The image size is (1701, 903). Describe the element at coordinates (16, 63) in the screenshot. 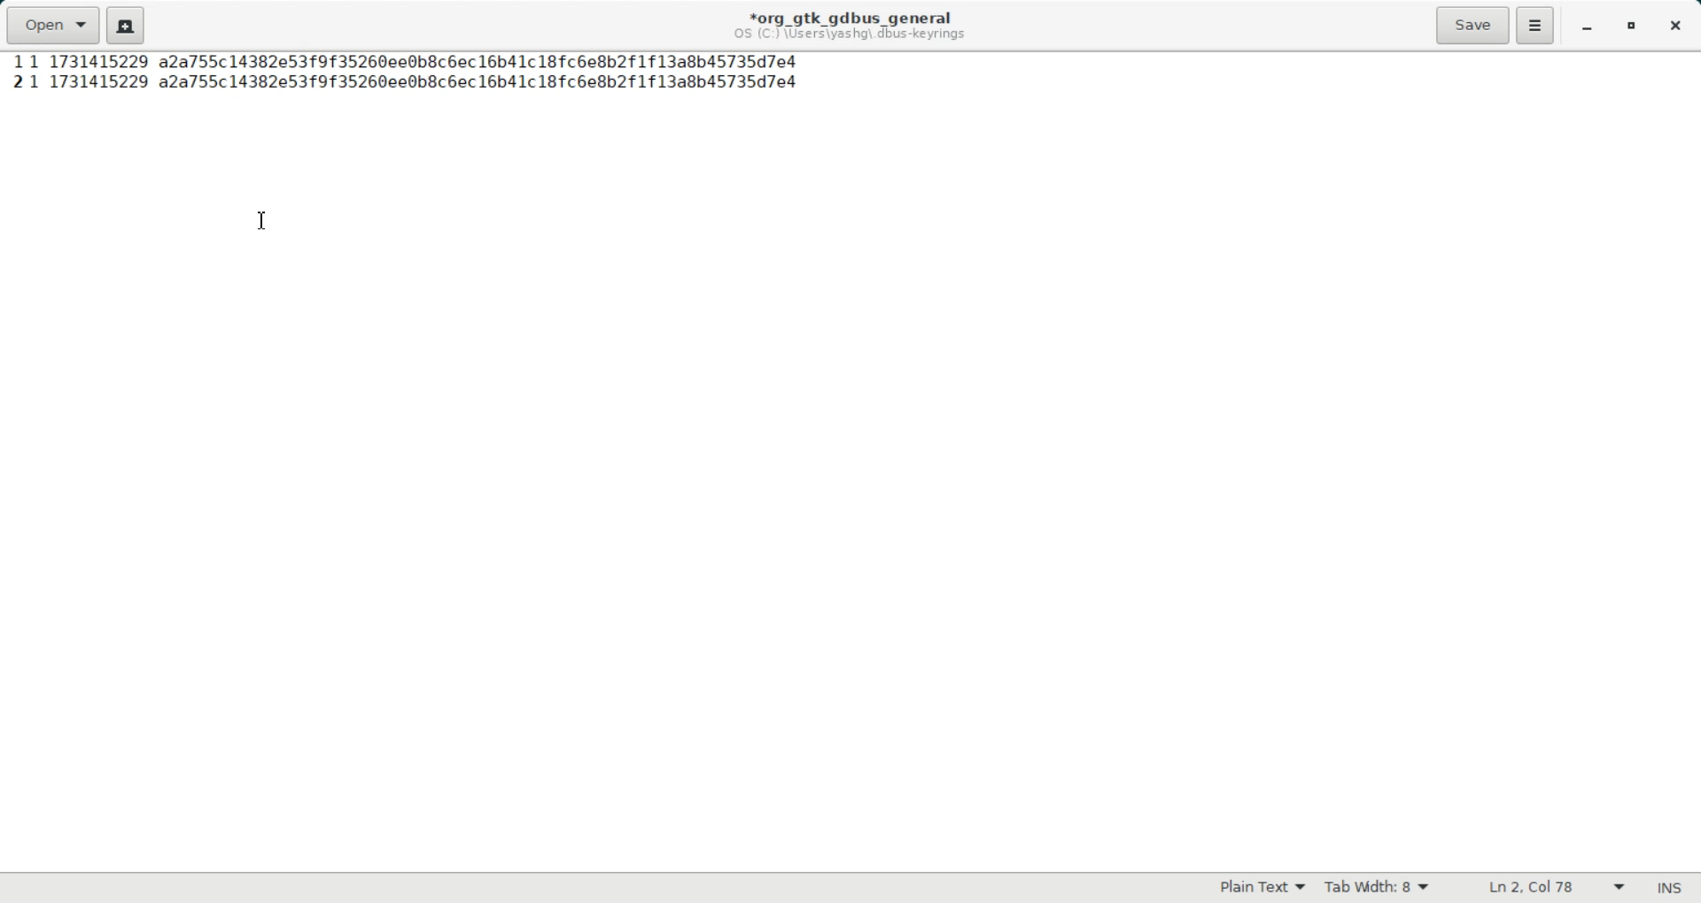

I see `Line Number` at that location.